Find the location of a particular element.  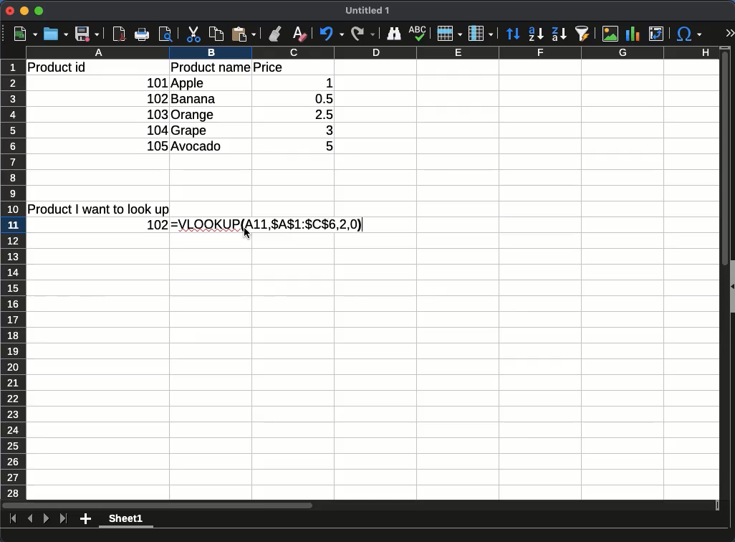

copy is located at coordinates (216, 34).